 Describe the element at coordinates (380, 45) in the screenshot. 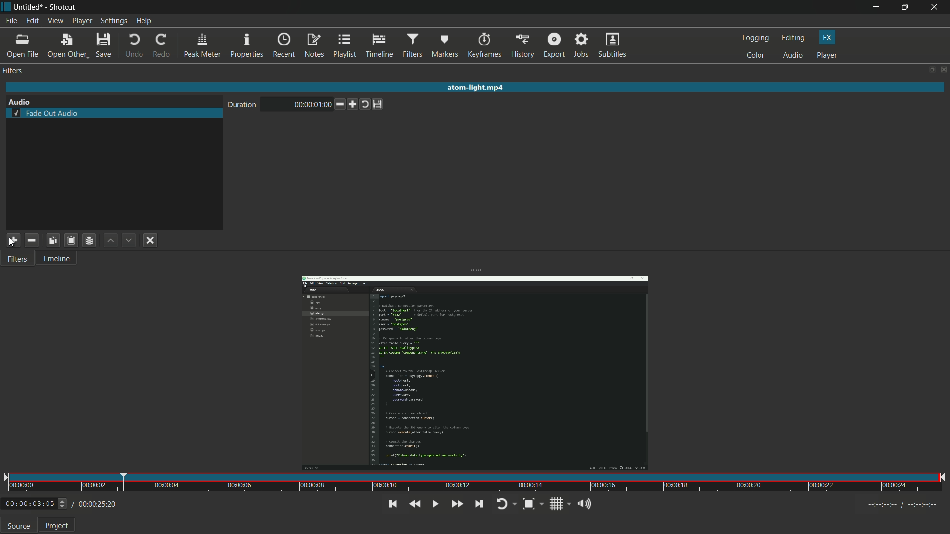

I see `timeline` at that location.